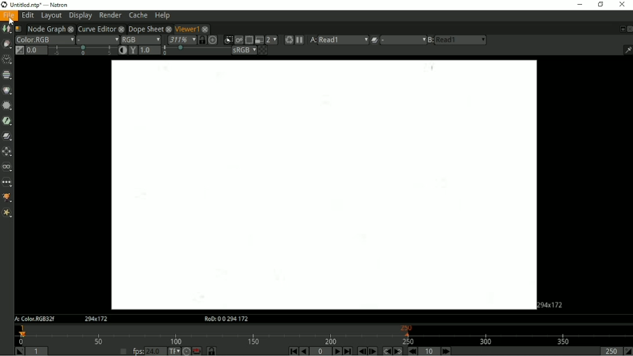 The image size is (633, 356). I want to click on Next increment, so click(446, 351).